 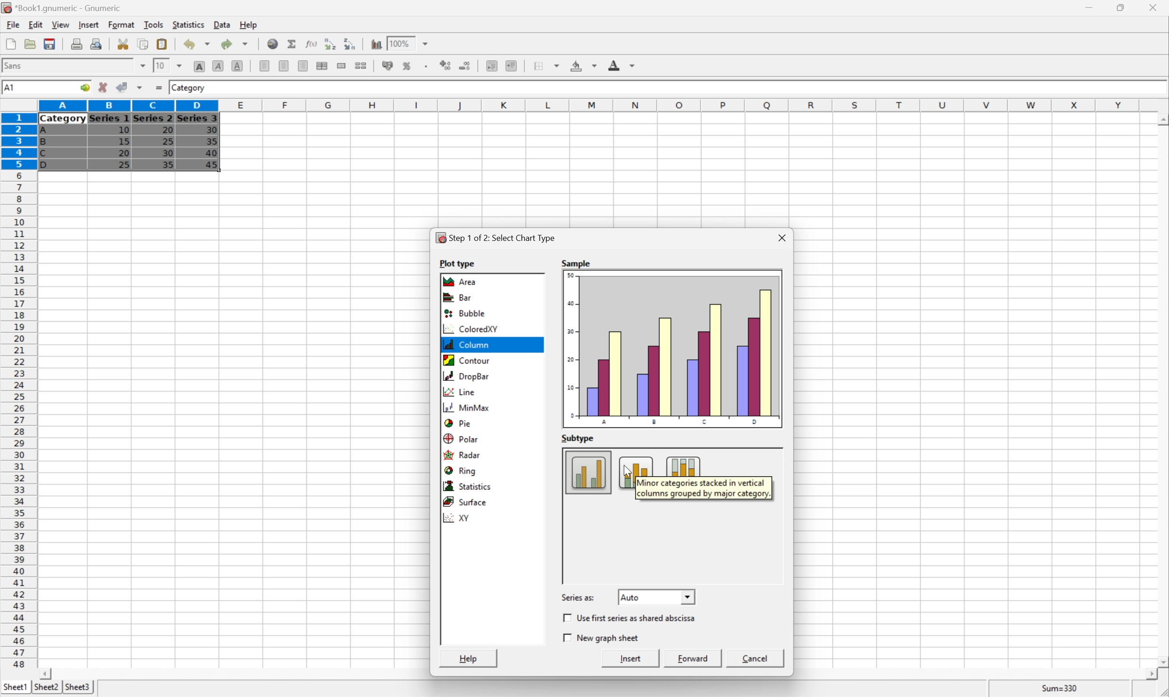 What do you see at coordinates (701, 483) in the screenshot?
I see `Minor categories stacked in vertical` at bounding box center [701, 483].